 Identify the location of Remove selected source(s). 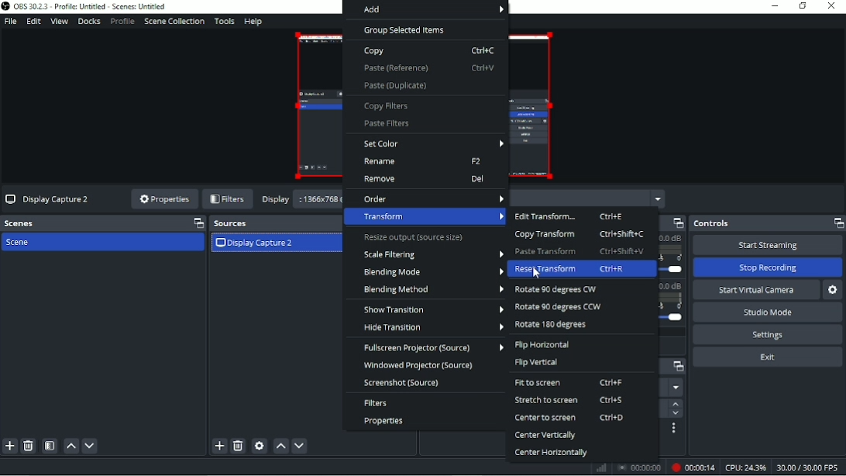
(238, 447).